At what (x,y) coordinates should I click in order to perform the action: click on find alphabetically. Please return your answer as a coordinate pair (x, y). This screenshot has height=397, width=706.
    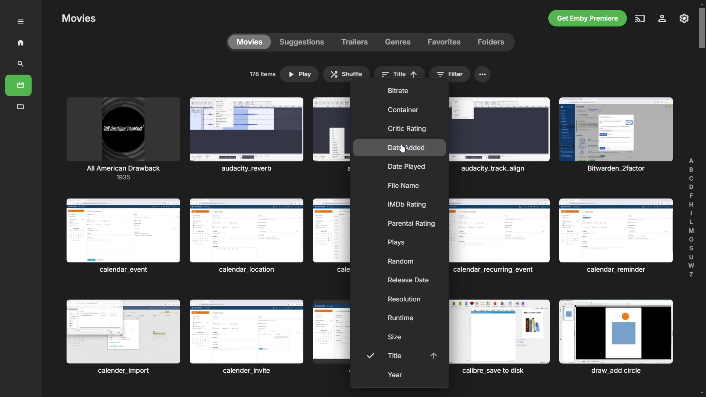
    Looking at the image, I should click on (691, 217).